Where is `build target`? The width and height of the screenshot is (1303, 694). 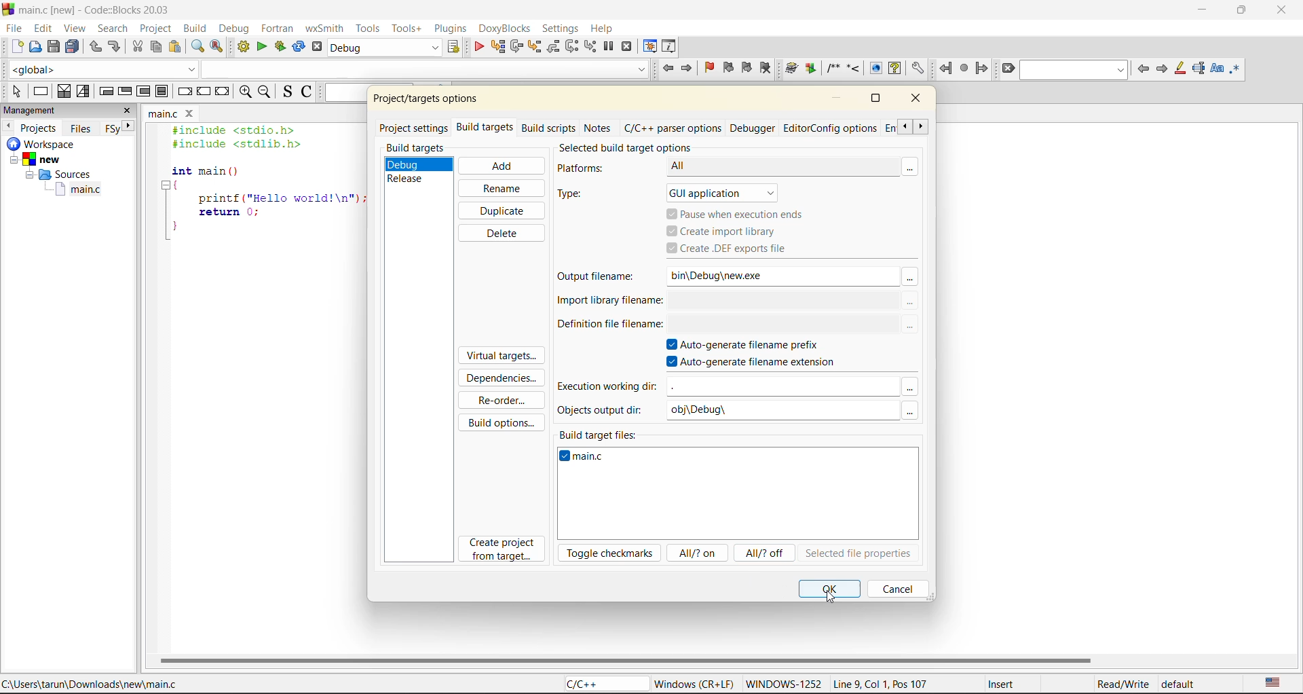 build target is located at coordinates (385, 48).